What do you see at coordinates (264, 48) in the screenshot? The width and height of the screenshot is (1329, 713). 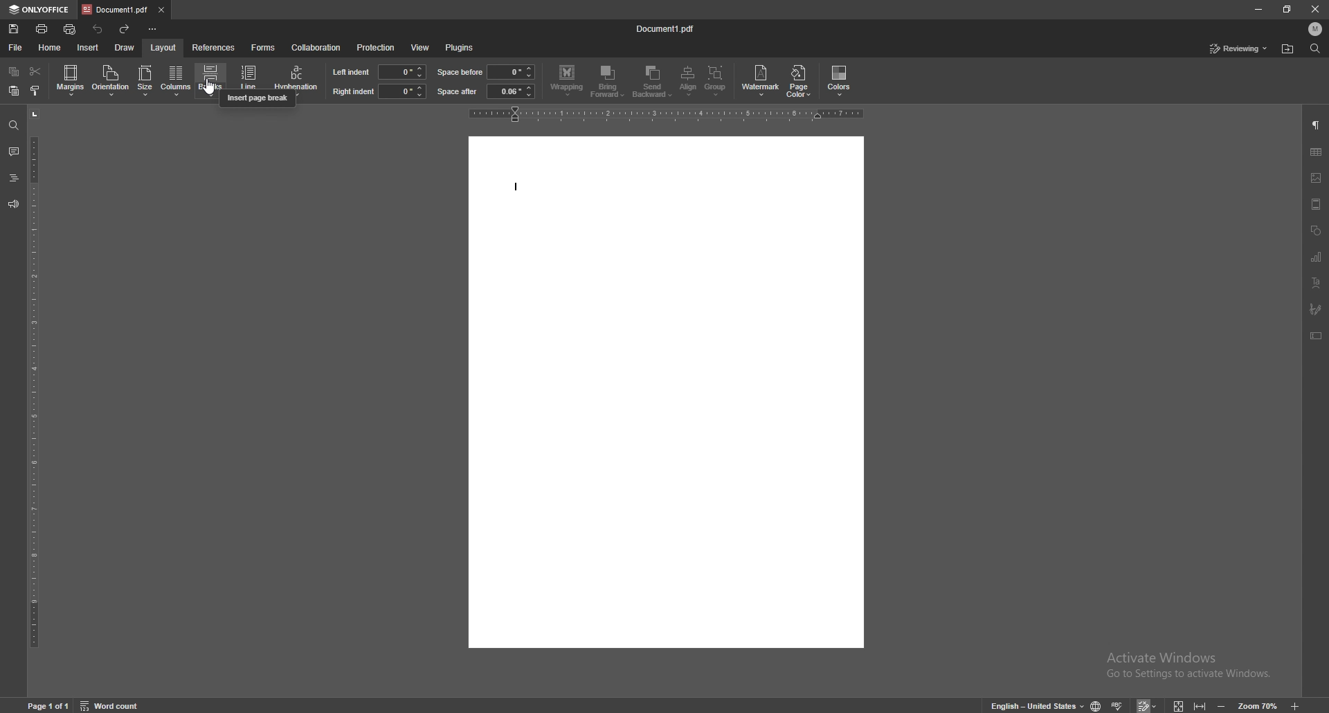 I see `forms` at bounding box center [264, 48].